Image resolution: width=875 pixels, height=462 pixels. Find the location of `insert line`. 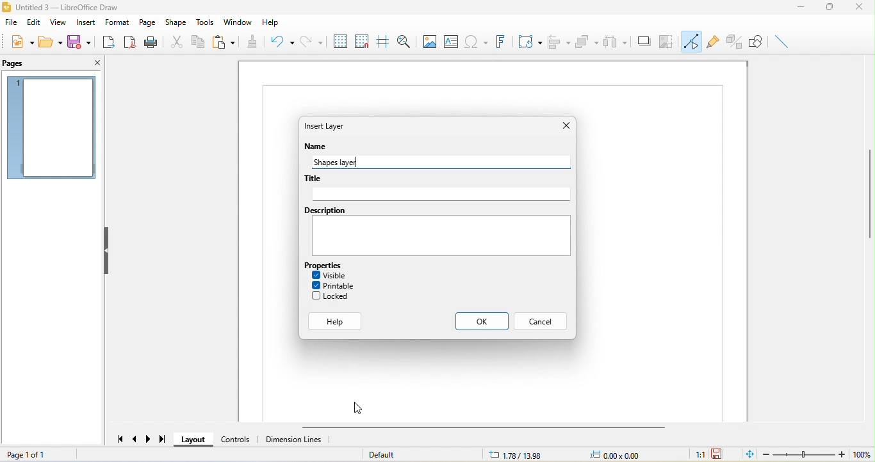

insert line is located at coordinates (784, 42).